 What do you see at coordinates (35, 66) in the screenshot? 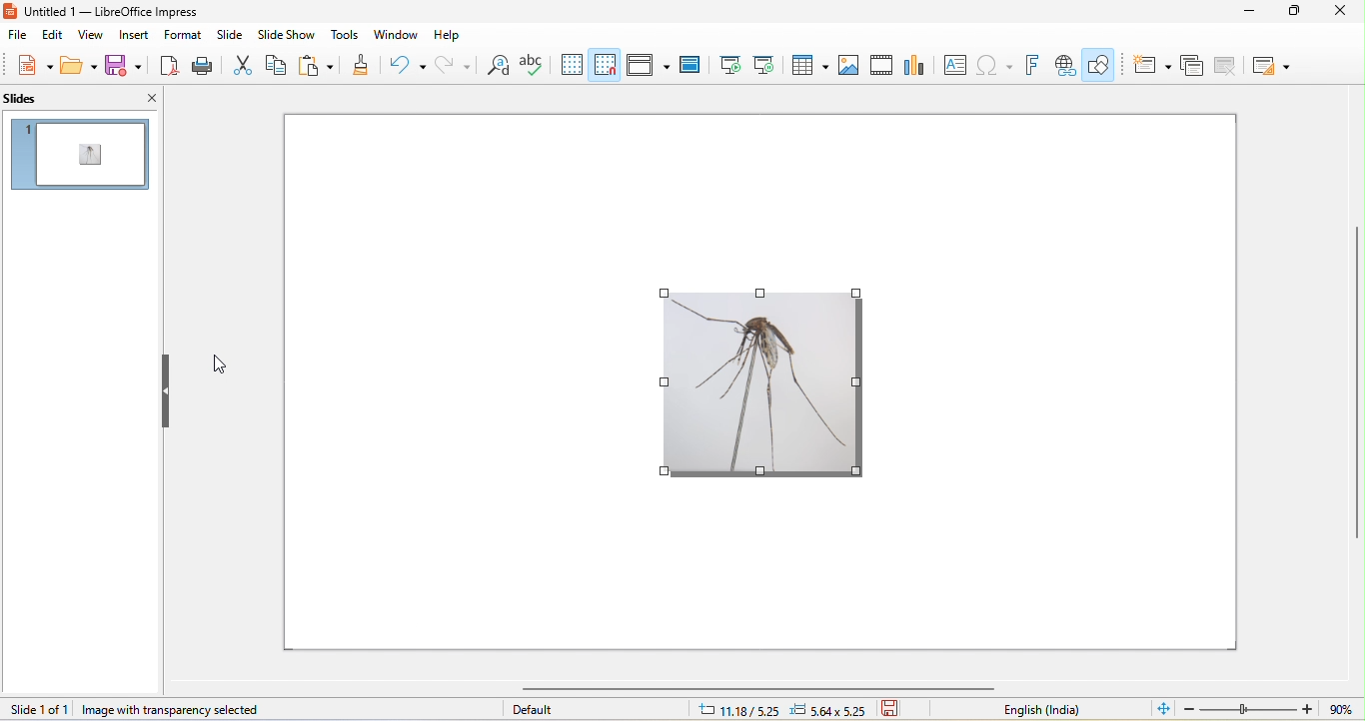
I see `new` at bounding box center [35, 66].